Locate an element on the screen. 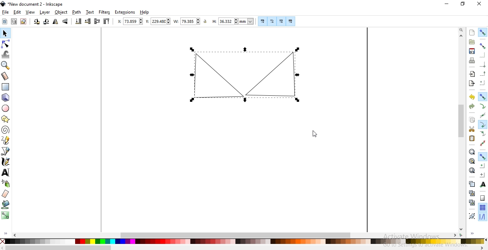 This screenshot has height=250, width=488. path is located at coordinates (77, 12).